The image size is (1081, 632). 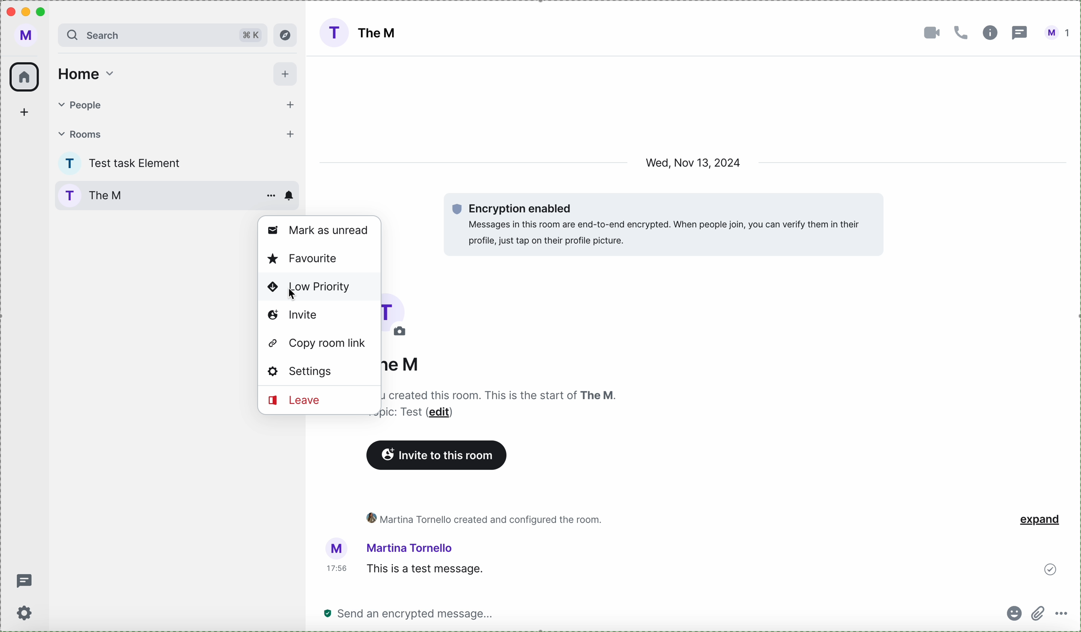 What do you see at coordinates (285, 35) in the screenshot?
I see `explore` at bounding box center [285, 35].